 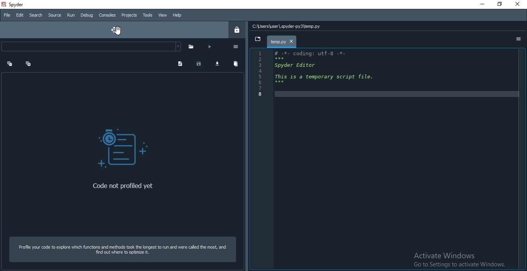 I want to click on cursor on move, so click(x=122, y=31).